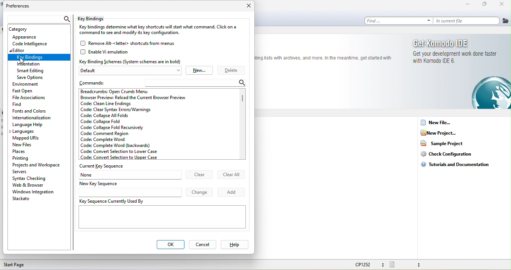  What do you see at coordinates (123, 91) in the screenshot?
I see `breadcrumbs open crumb menu` at bounding box center [123, 91].